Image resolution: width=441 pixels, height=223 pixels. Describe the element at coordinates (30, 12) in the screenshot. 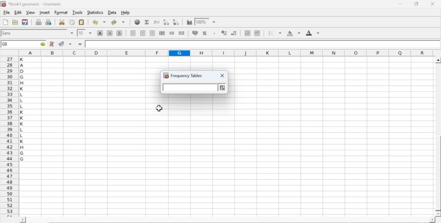

I see `view` at that location.